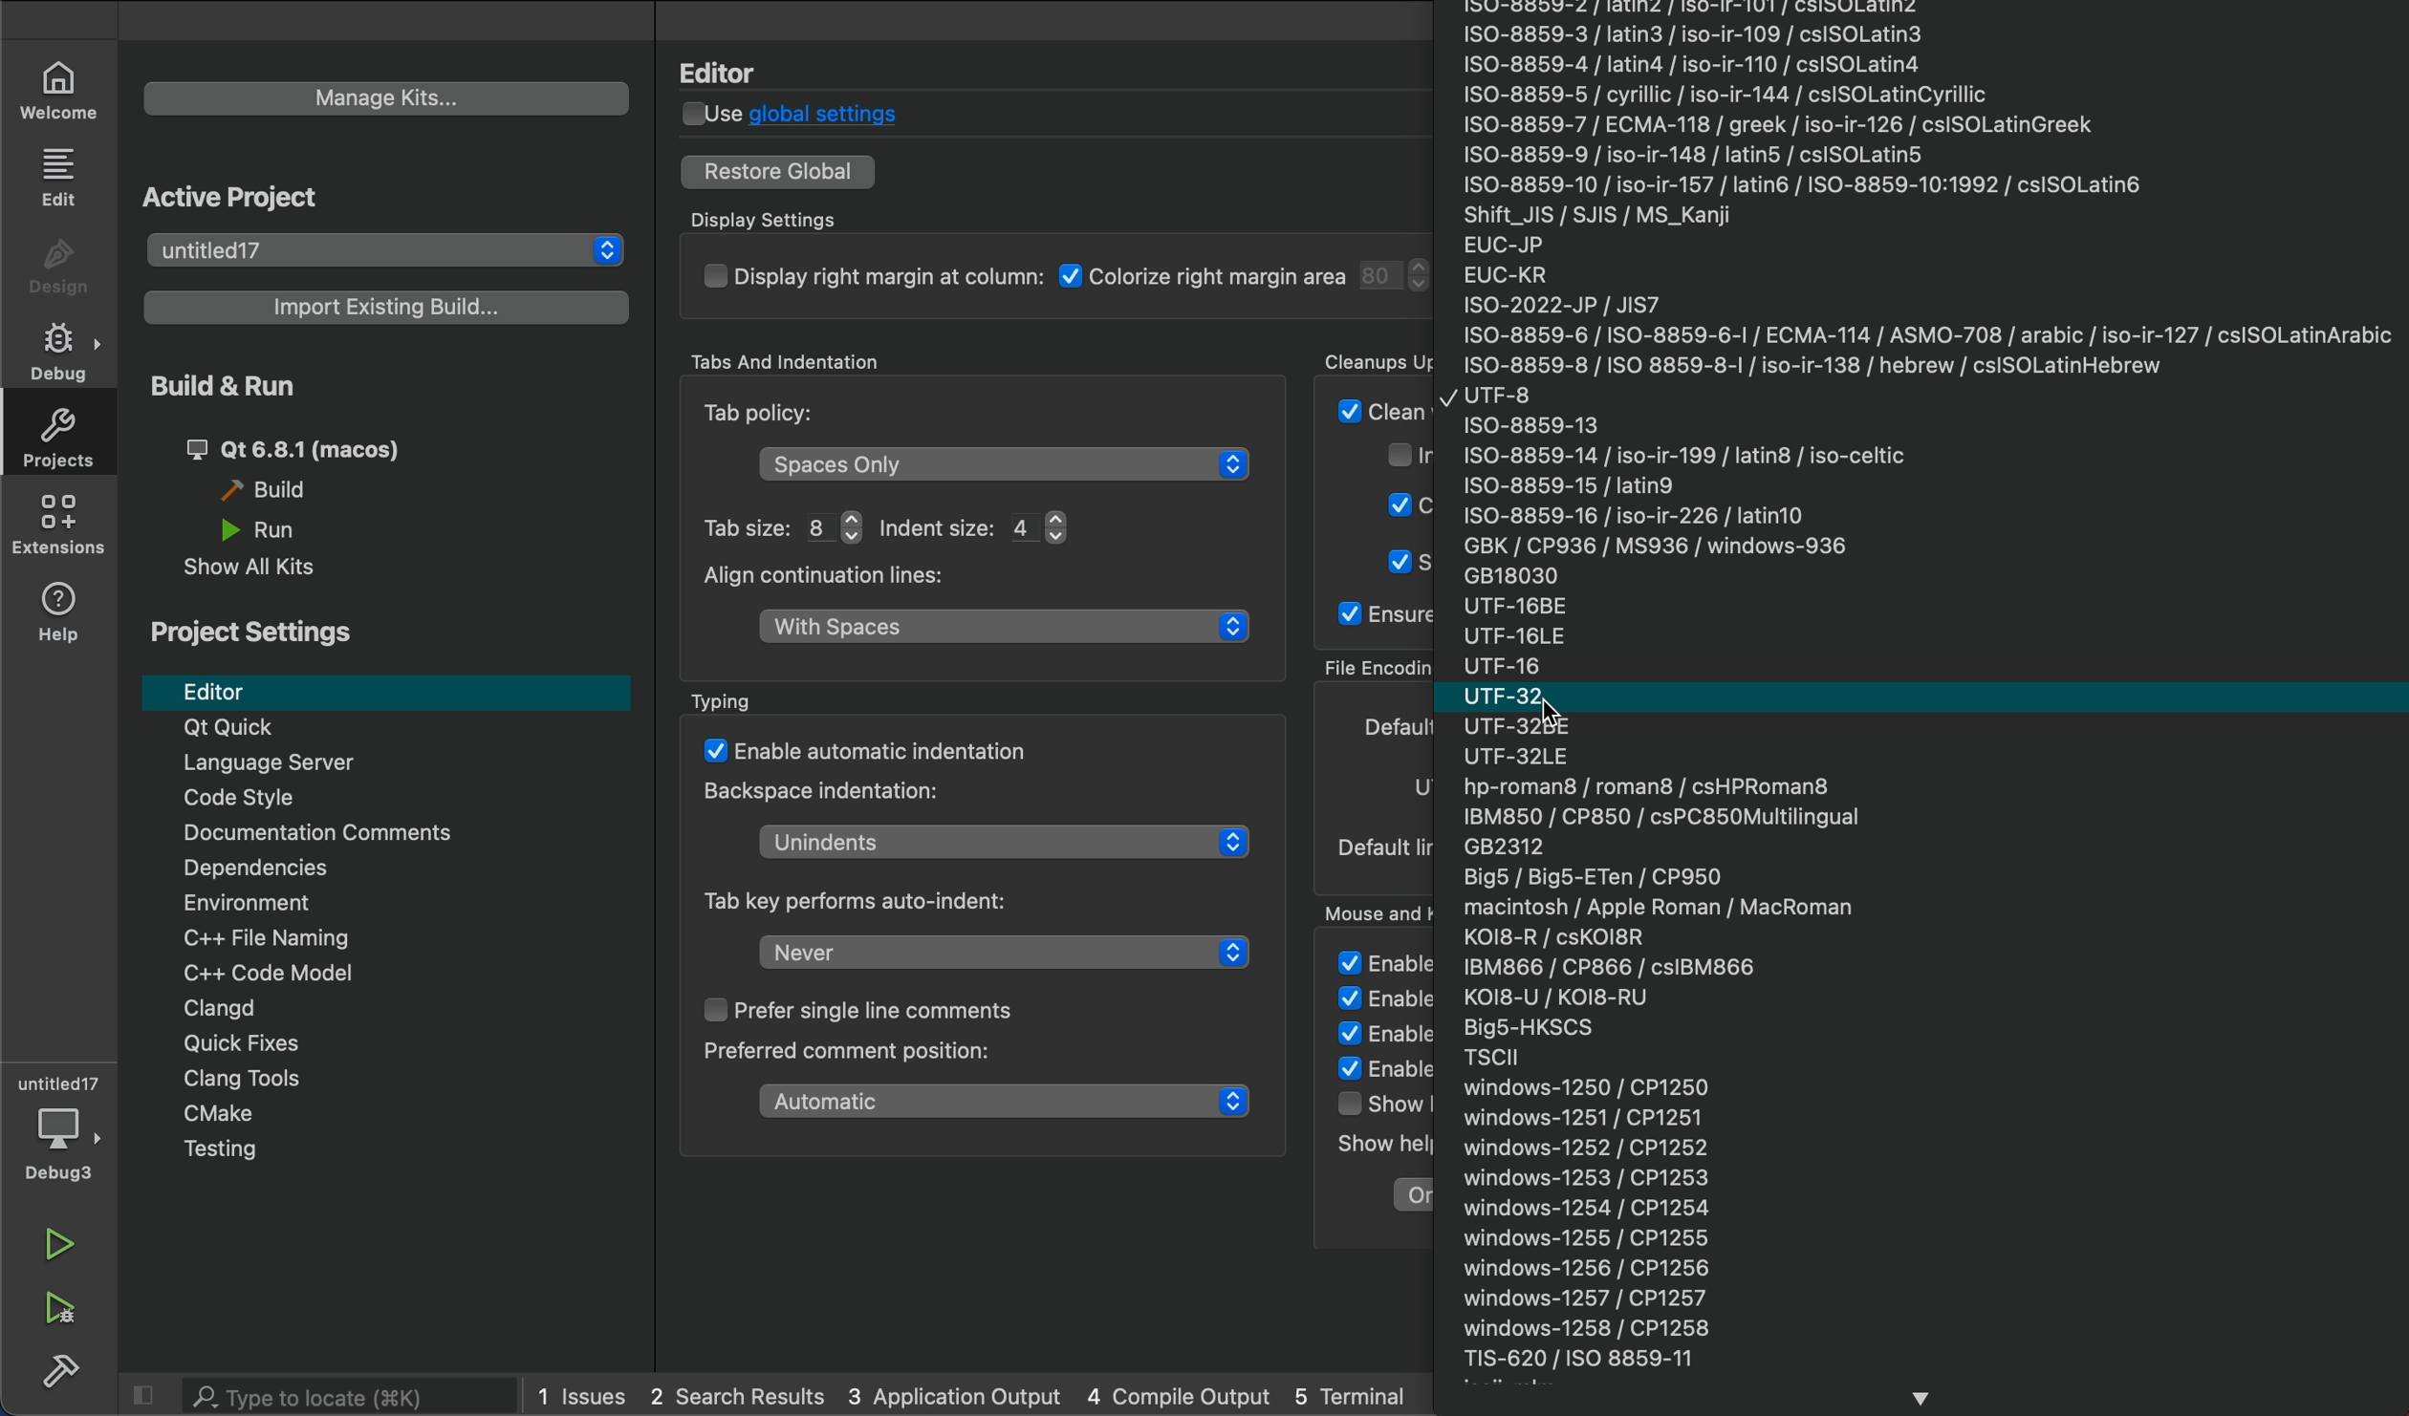 This screenshot has height=1416, width=2409. I want to click on encoding type, so click(1386, 725).